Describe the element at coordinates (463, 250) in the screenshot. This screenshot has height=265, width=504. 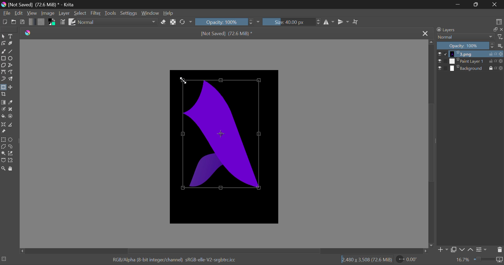
I see `down Movement of Layer` at that location.